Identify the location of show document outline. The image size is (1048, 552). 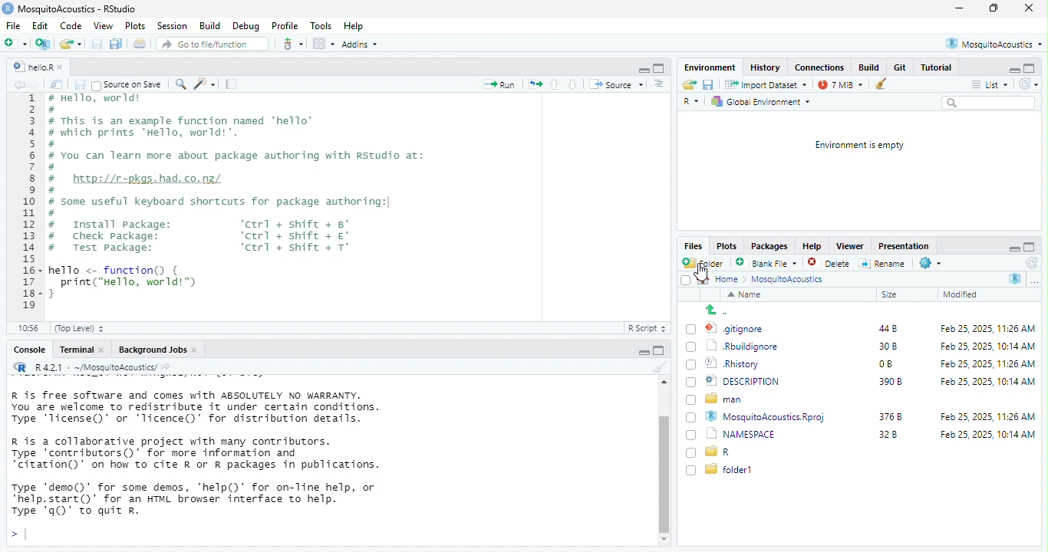
(661, 85).